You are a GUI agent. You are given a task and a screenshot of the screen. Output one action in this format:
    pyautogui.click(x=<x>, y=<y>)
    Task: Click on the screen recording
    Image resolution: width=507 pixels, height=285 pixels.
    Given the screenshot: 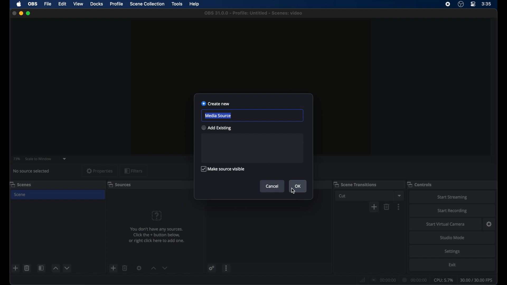 What is the action you would take?
    pyautogui.click(x=448, y=4)
    